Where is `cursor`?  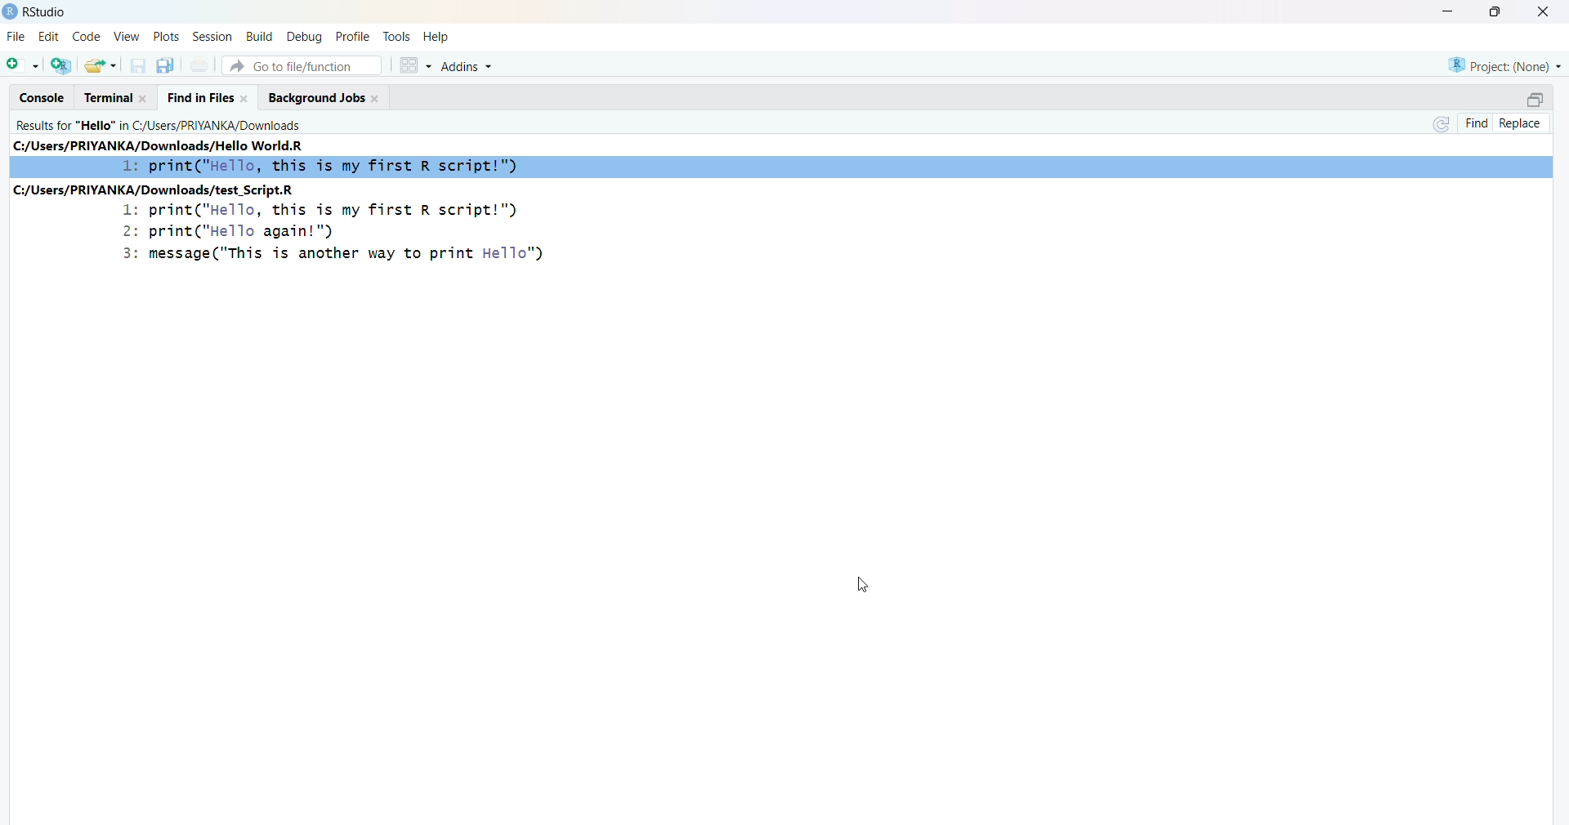
cursor is located at coordinates (862, 588).